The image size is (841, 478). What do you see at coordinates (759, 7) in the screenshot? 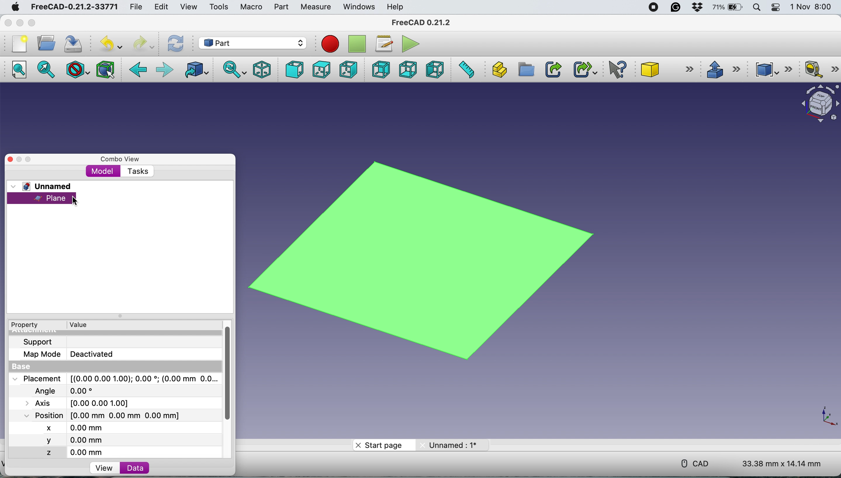
I see `spotlight search` at bounding box center [759, 7].